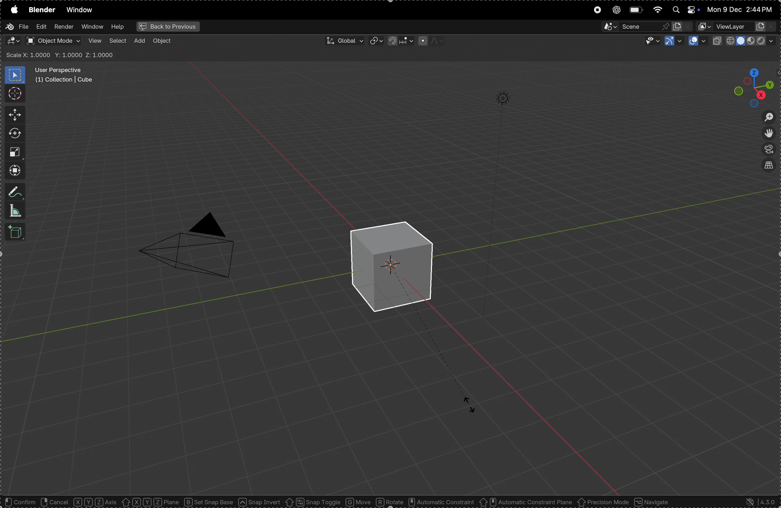 The width and height of the screenshot is (781, 508). What do you see at coordinates (658, 10) in the screenshot?
I see `wifi` at bounding box center [658, 10].